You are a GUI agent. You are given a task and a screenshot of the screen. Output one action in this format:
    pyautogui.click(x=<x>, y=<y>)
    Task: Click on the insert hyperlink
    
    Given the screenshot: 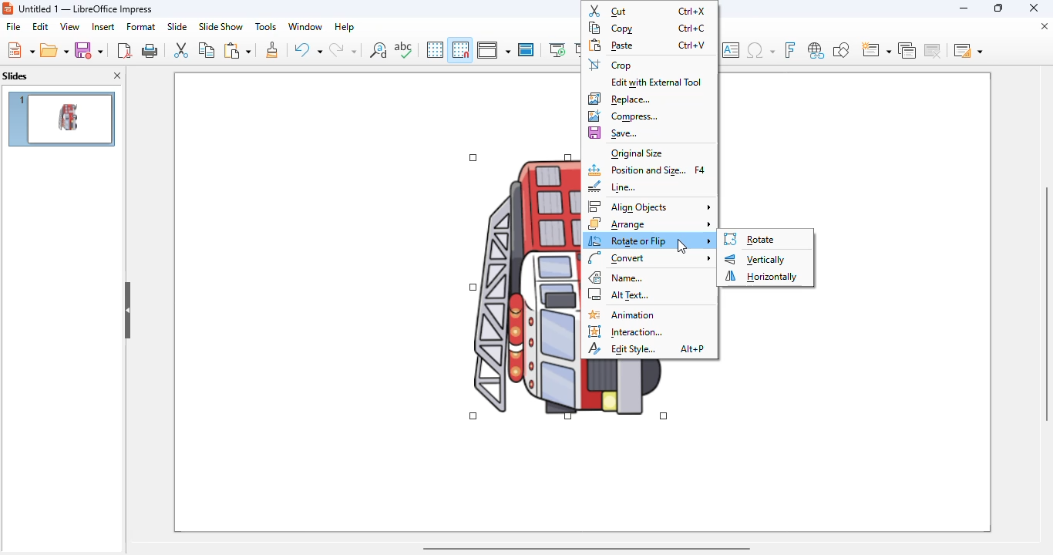 What is the action you would take?
    pyautogui.click(x=816, y=50)
    